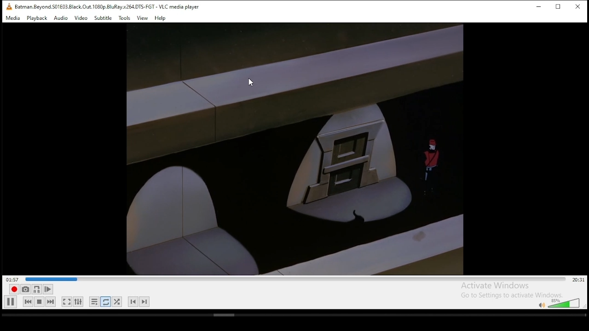  What do you see at coordinates (117, 302) in the screenshot?
I see `random` at bounding box center [117, 302].